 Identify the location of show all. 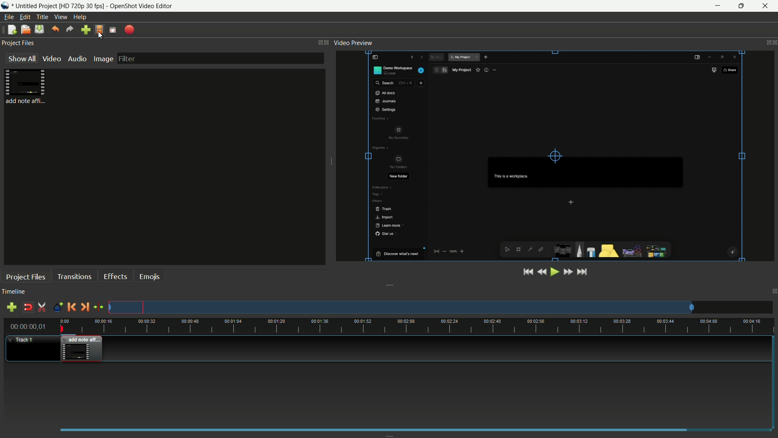
(20, 58).